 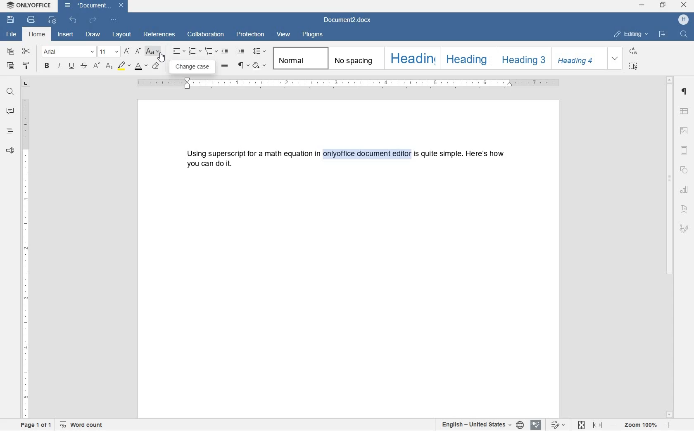 I want to click on normal, so click(x=299, y=59).